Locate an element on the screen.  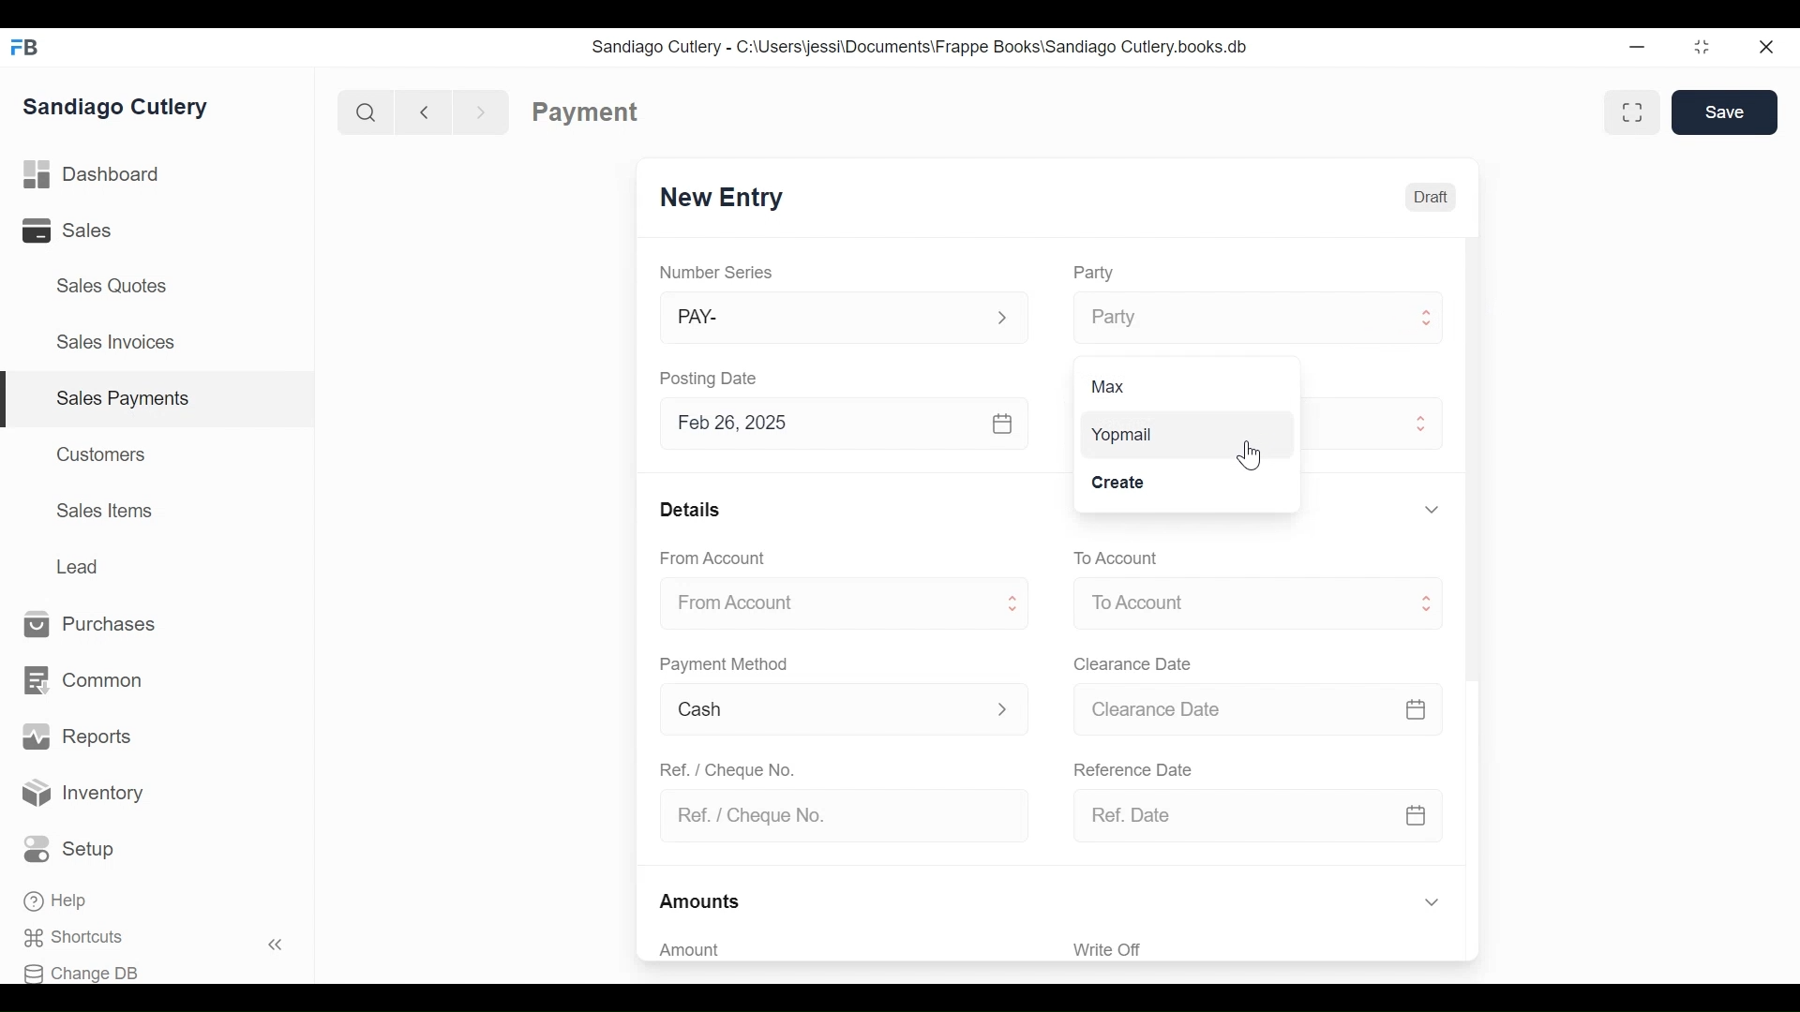
Search is located at coordinates (362, 112).